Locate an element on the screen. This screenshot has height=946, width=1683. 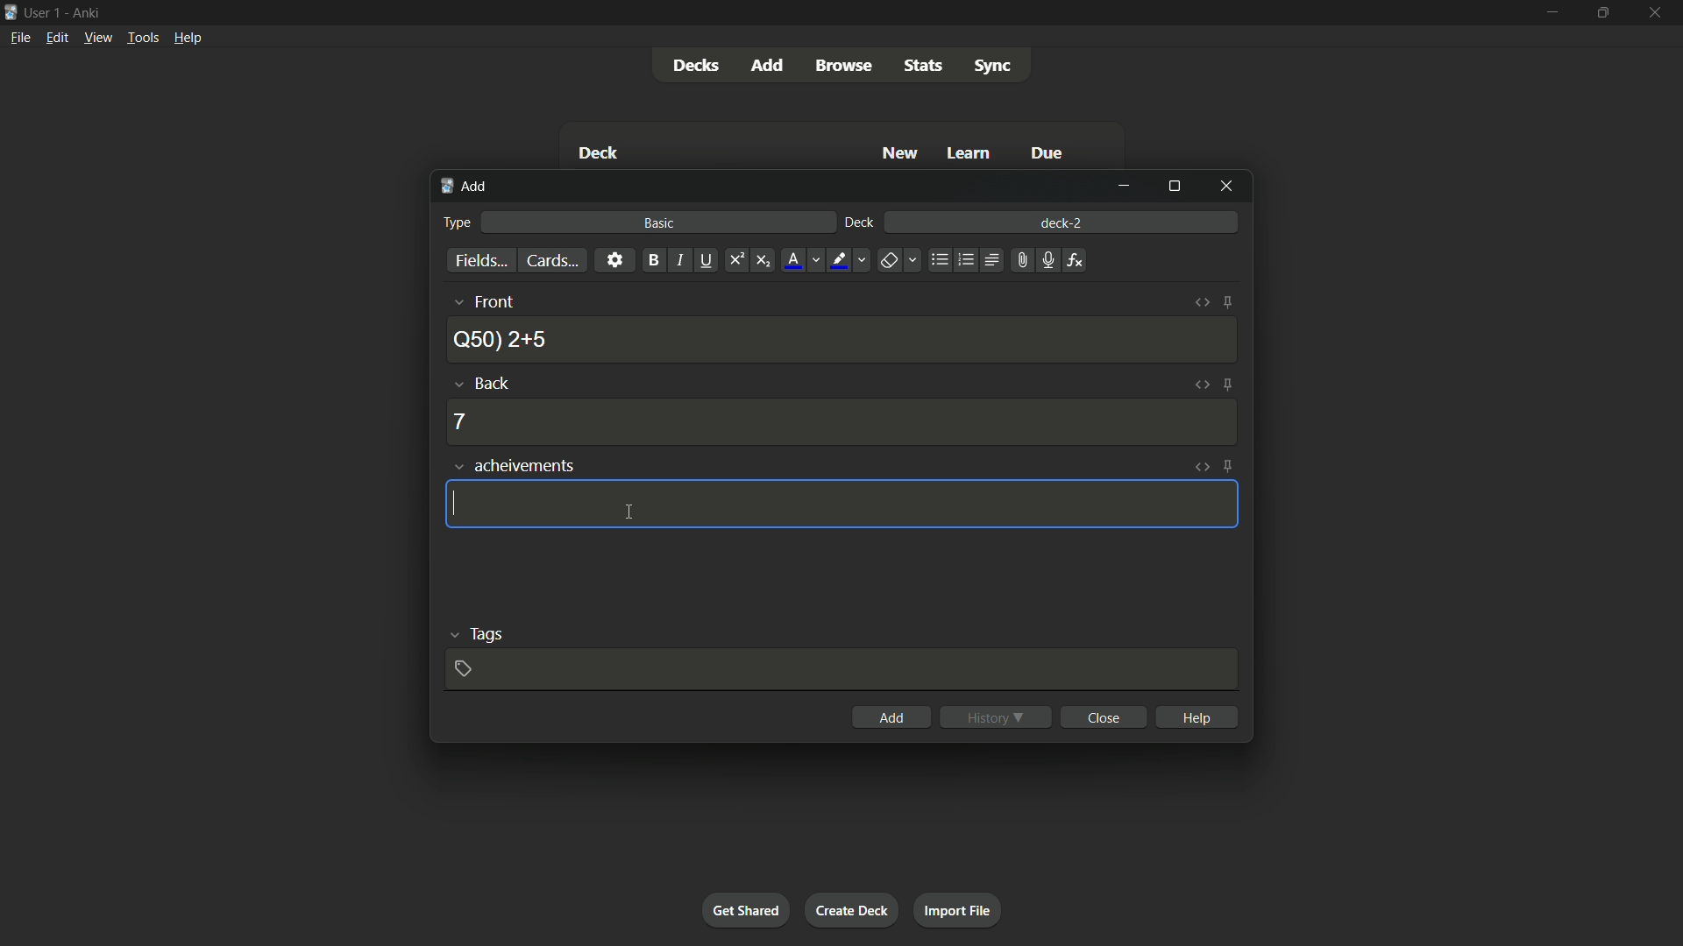
app name is located at coordinates (86, 13).